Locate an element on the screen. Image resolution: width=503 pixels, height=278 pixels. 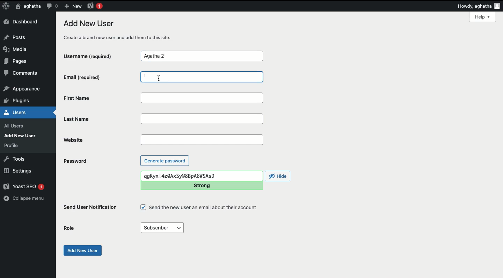
Agatha 2 is located at coordinates (202, 56).